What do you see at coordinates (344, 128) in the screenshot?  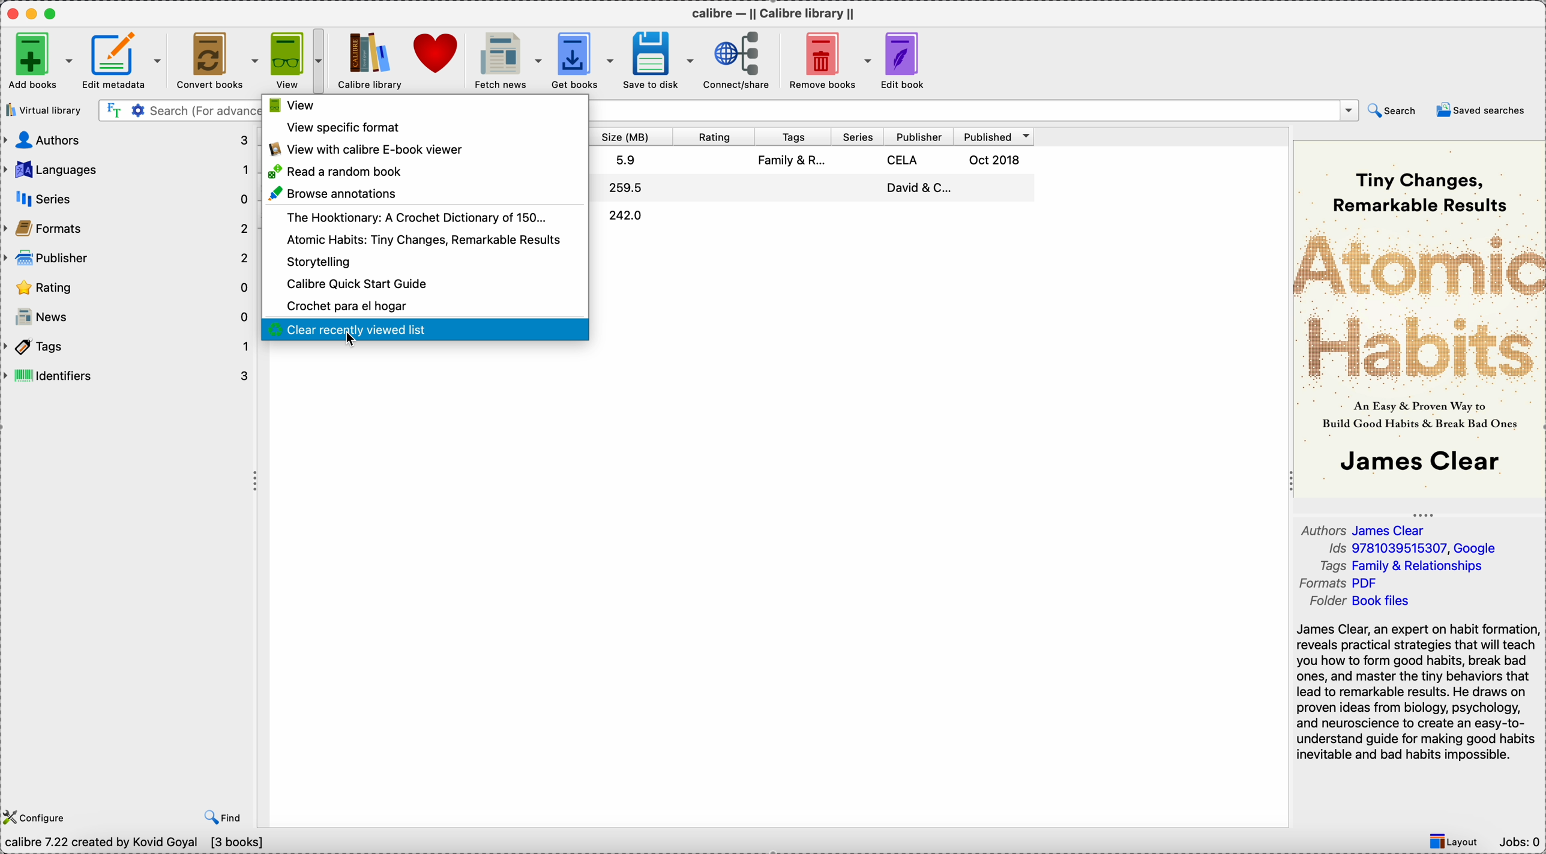 I see `view specific format` at bounding box center [344, 128].